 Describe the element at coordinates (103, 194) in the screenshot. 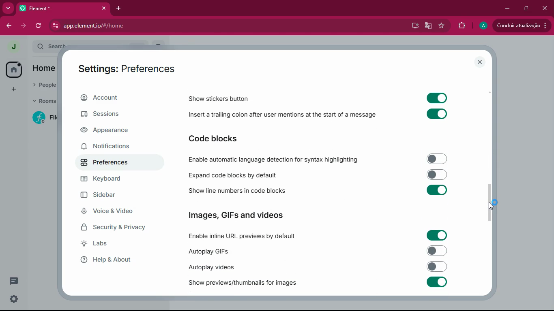

I see `Sidebar` at that location.